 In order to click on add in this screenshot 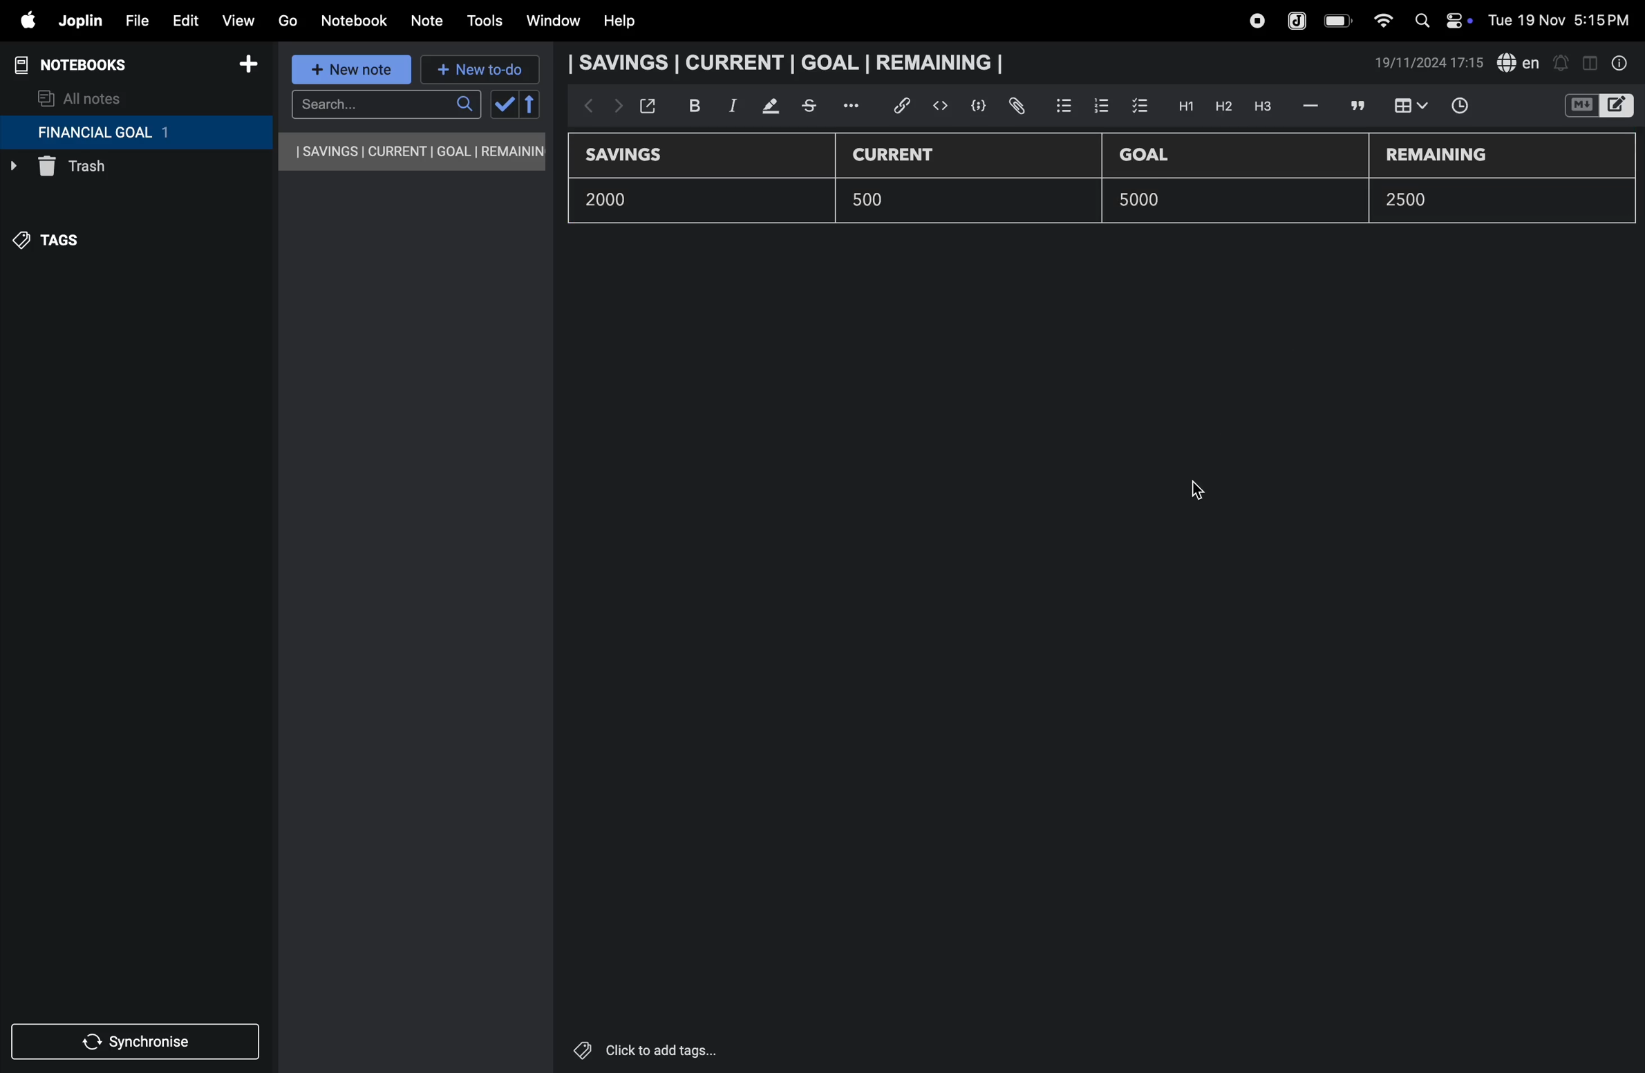, I will do `click(248, 66)`.